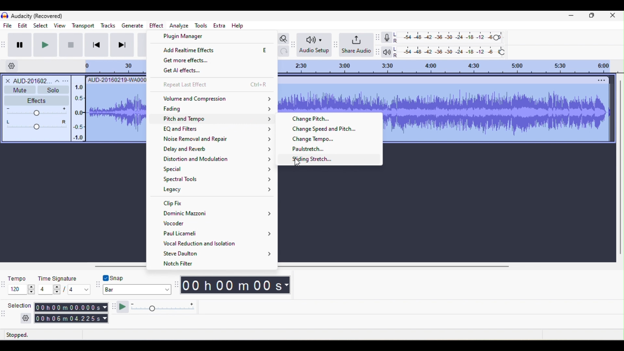 The width and height of the screenshot is (624, 351). Describe the element at coordinates (284, 38) in the screenshot. I see `zoom toggle` at that location.